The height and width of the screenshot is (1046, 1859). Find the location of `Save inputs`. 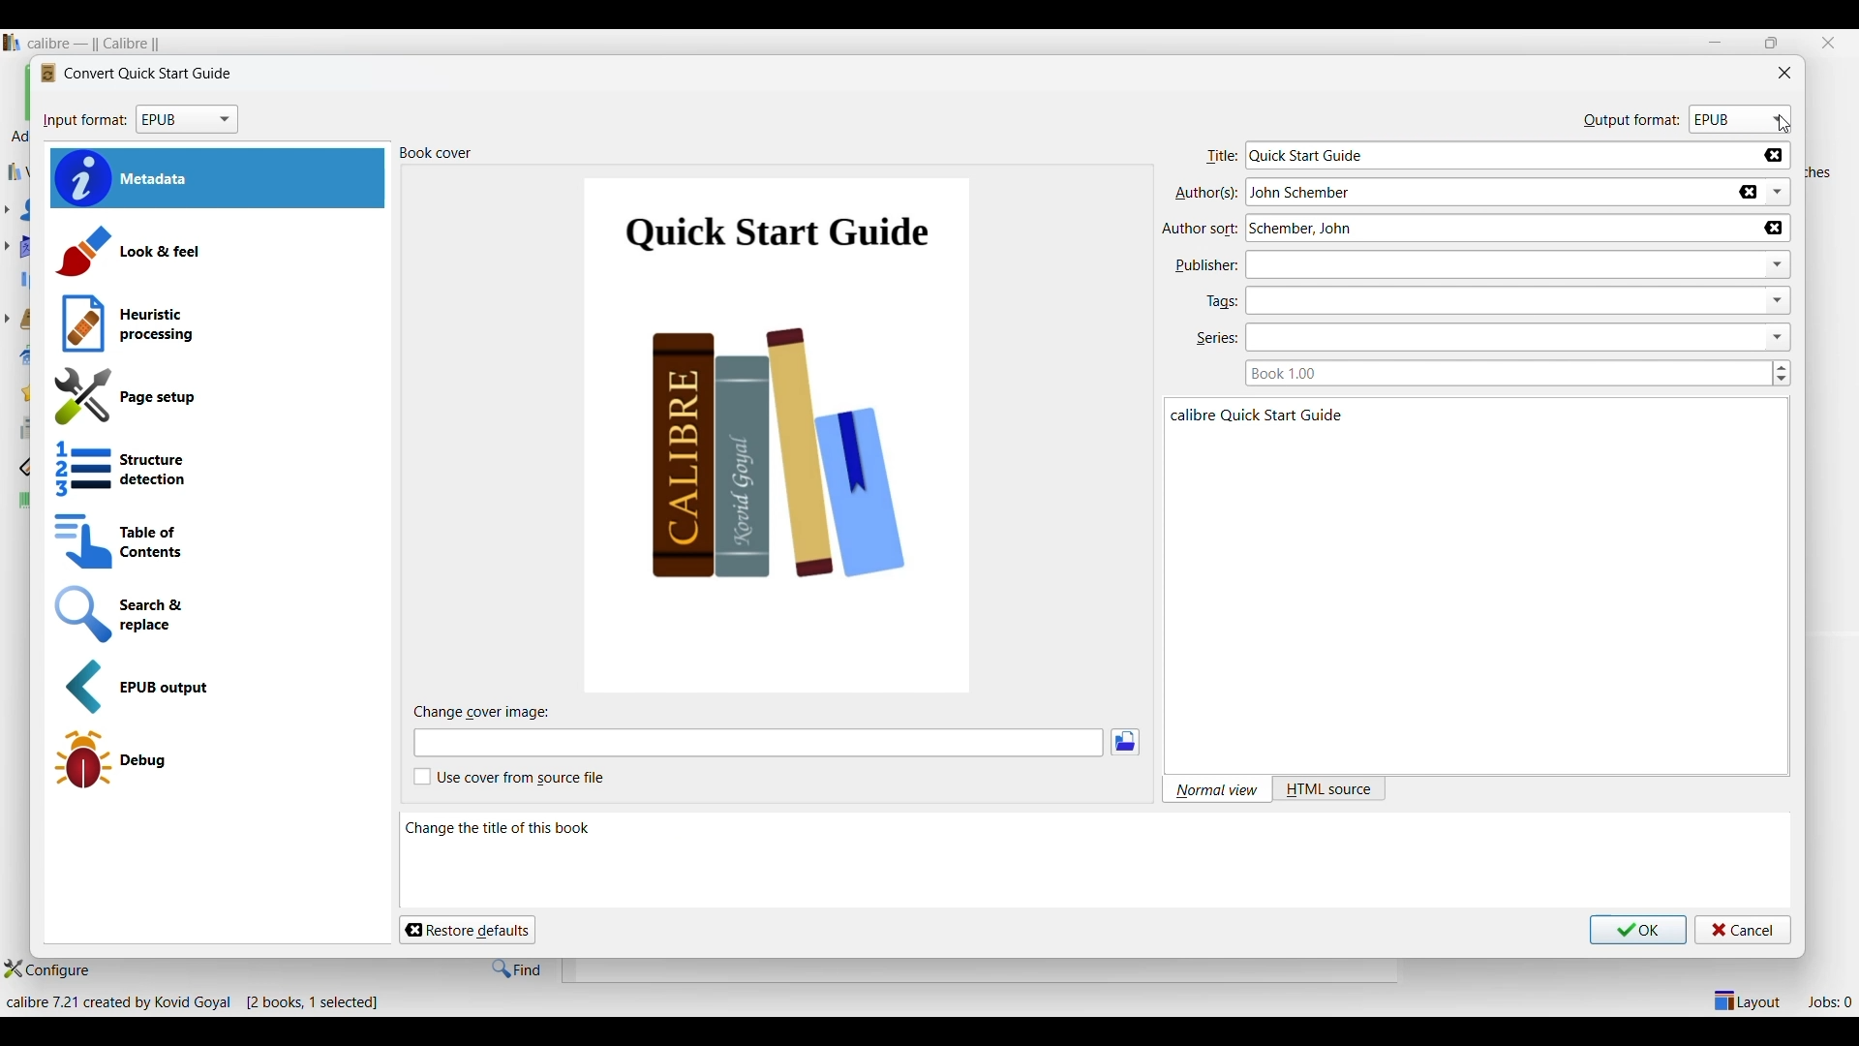

Save inputs is located at coordinates (1638, 931).